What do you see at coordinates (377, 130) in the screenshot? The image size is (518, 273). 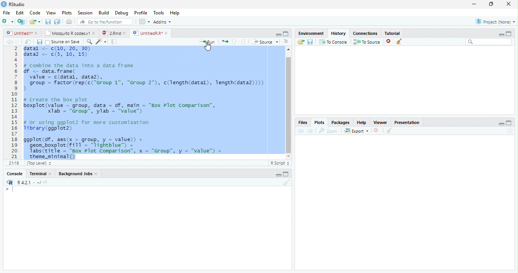 I see `Remove current plot` at bounding box center [377, 130].